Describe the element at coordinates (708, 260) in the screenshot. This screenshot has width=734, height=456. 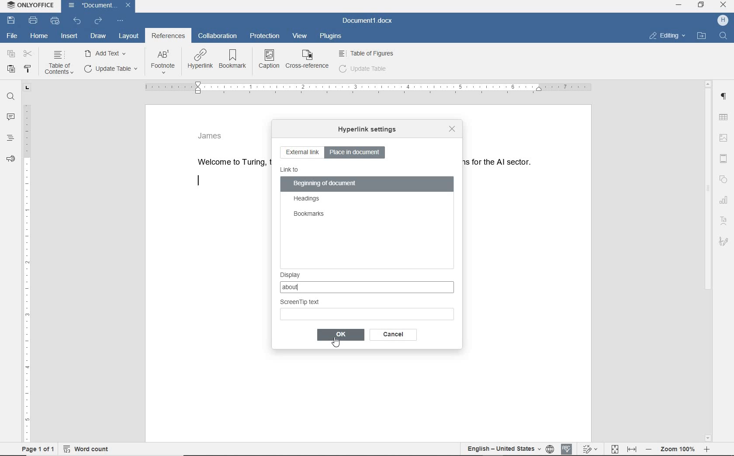
I see `scrollbar` at that location.